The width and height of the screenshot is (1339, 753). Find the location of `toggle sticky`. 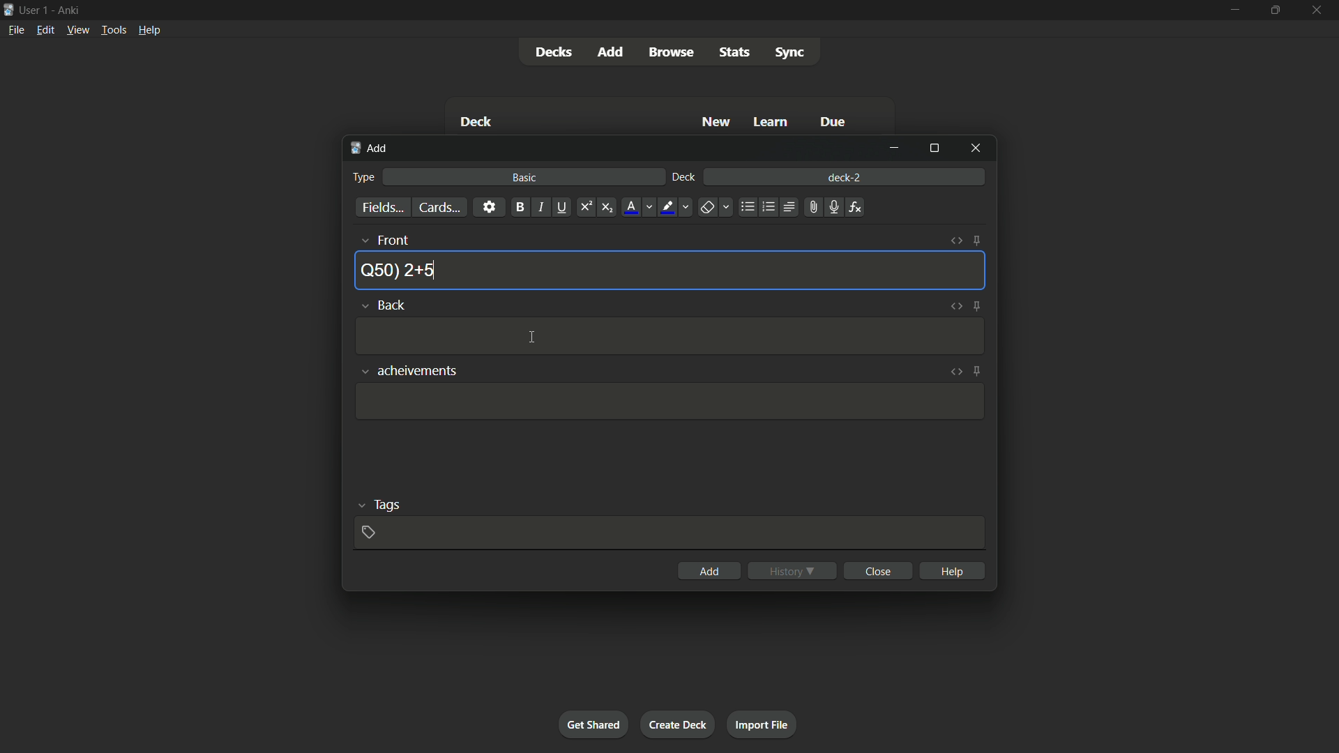

toggle sticky is located at coordinates (977, 372).